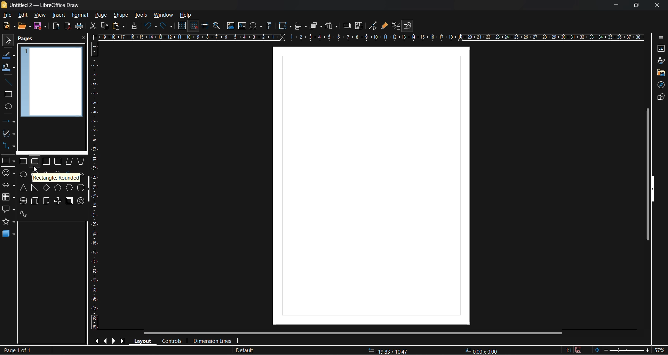 This screenshot has height=355, width=668. What do you see at coordinates (171, 342) in the screenshot?
I see `controls` at bounding box center [171, 342].